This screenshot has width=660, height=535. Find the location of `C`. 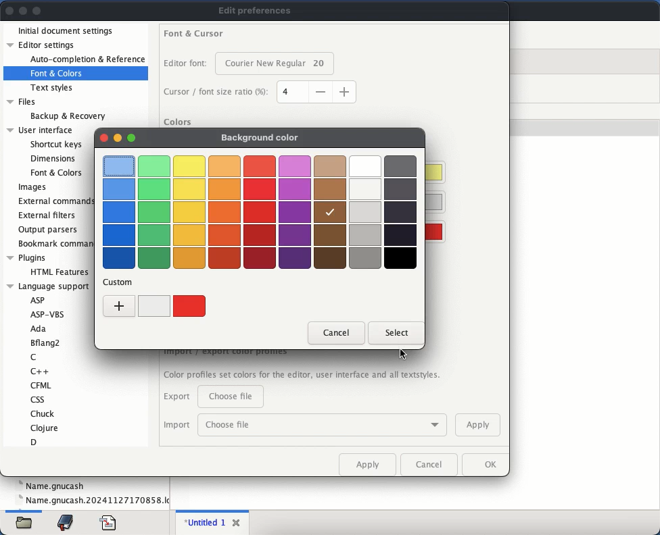

C is located at coordinates (34, 357).